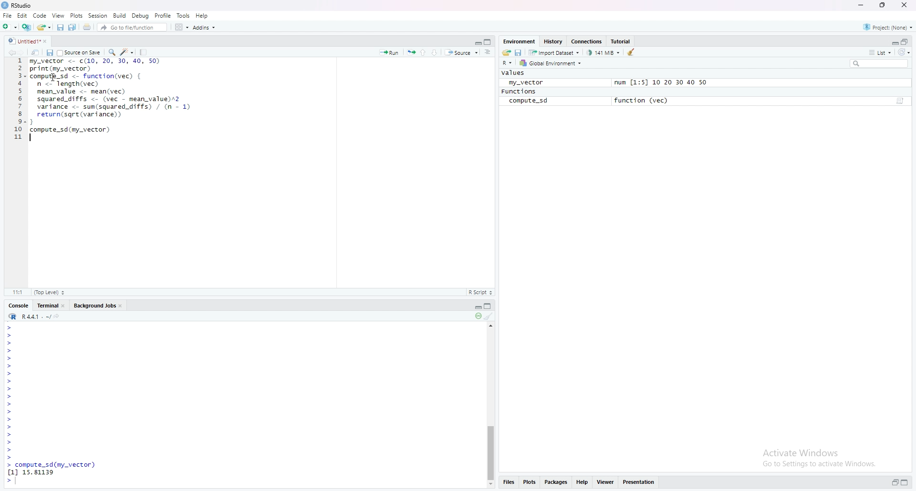  What do you see at coordinates (7, 15) in the screenshot?
I see `File` at bounding box center [7, 15].